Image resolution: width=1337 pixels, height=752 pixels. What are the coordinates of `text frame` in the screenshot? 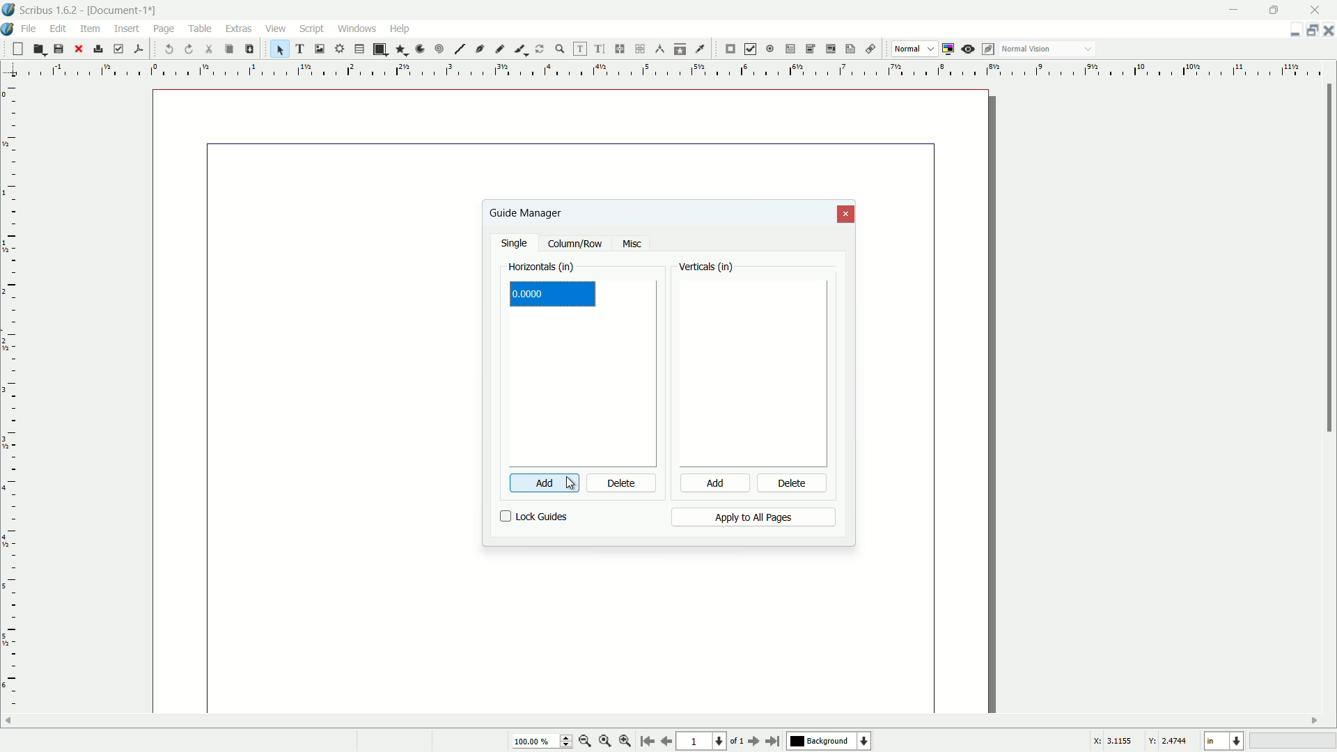 It's located at (301, 49).